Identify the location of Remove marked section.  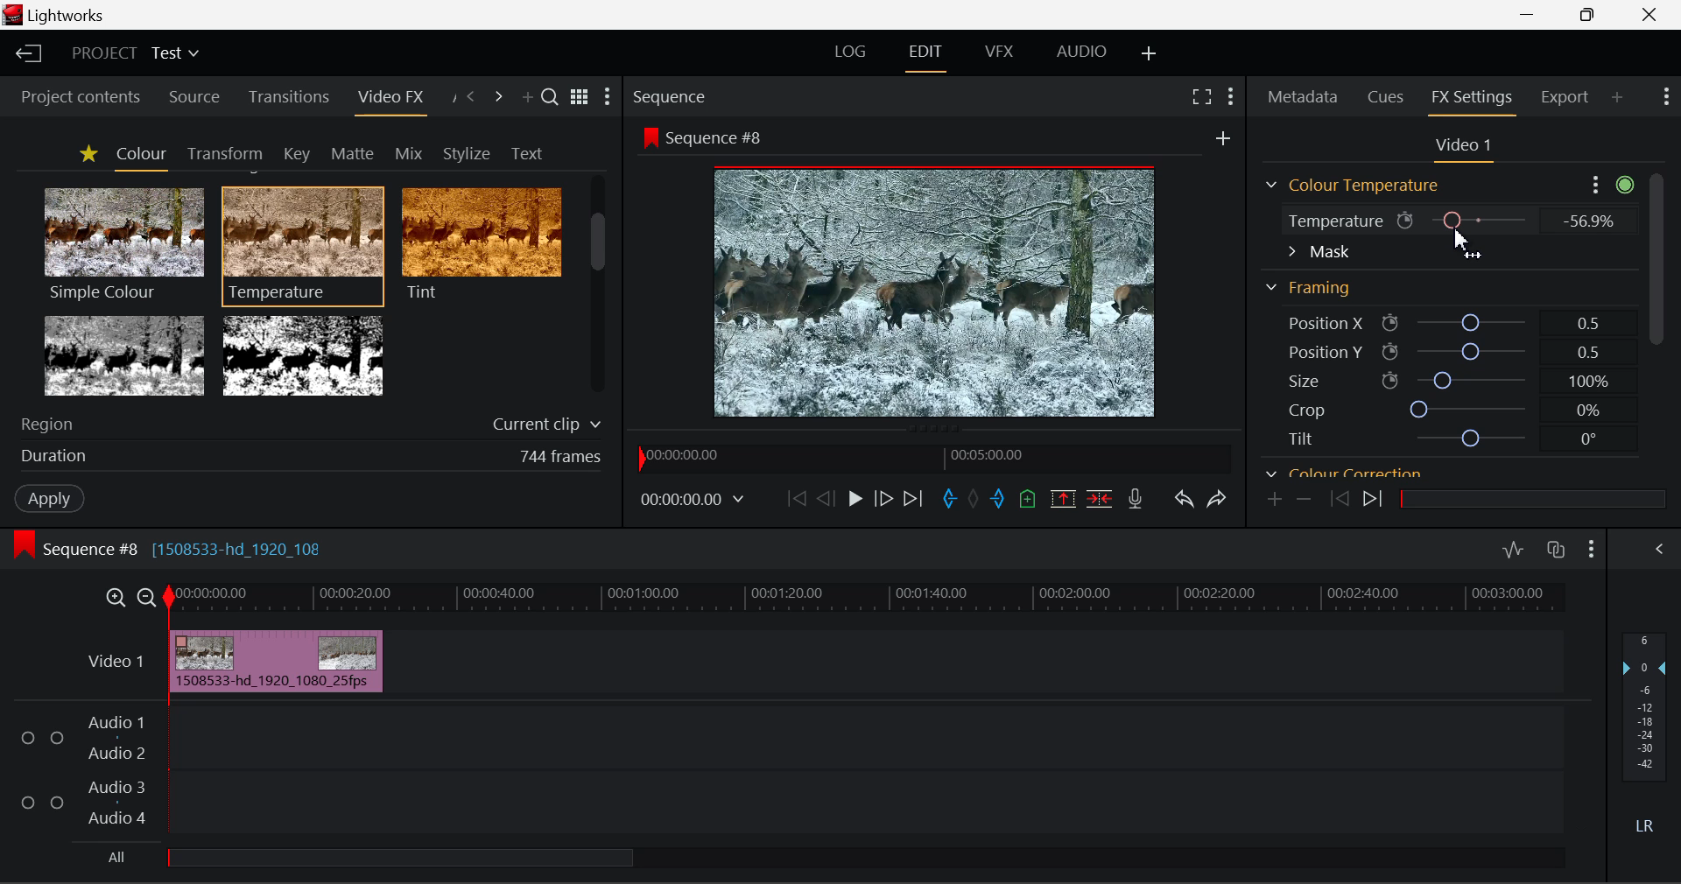
(1061, 499).